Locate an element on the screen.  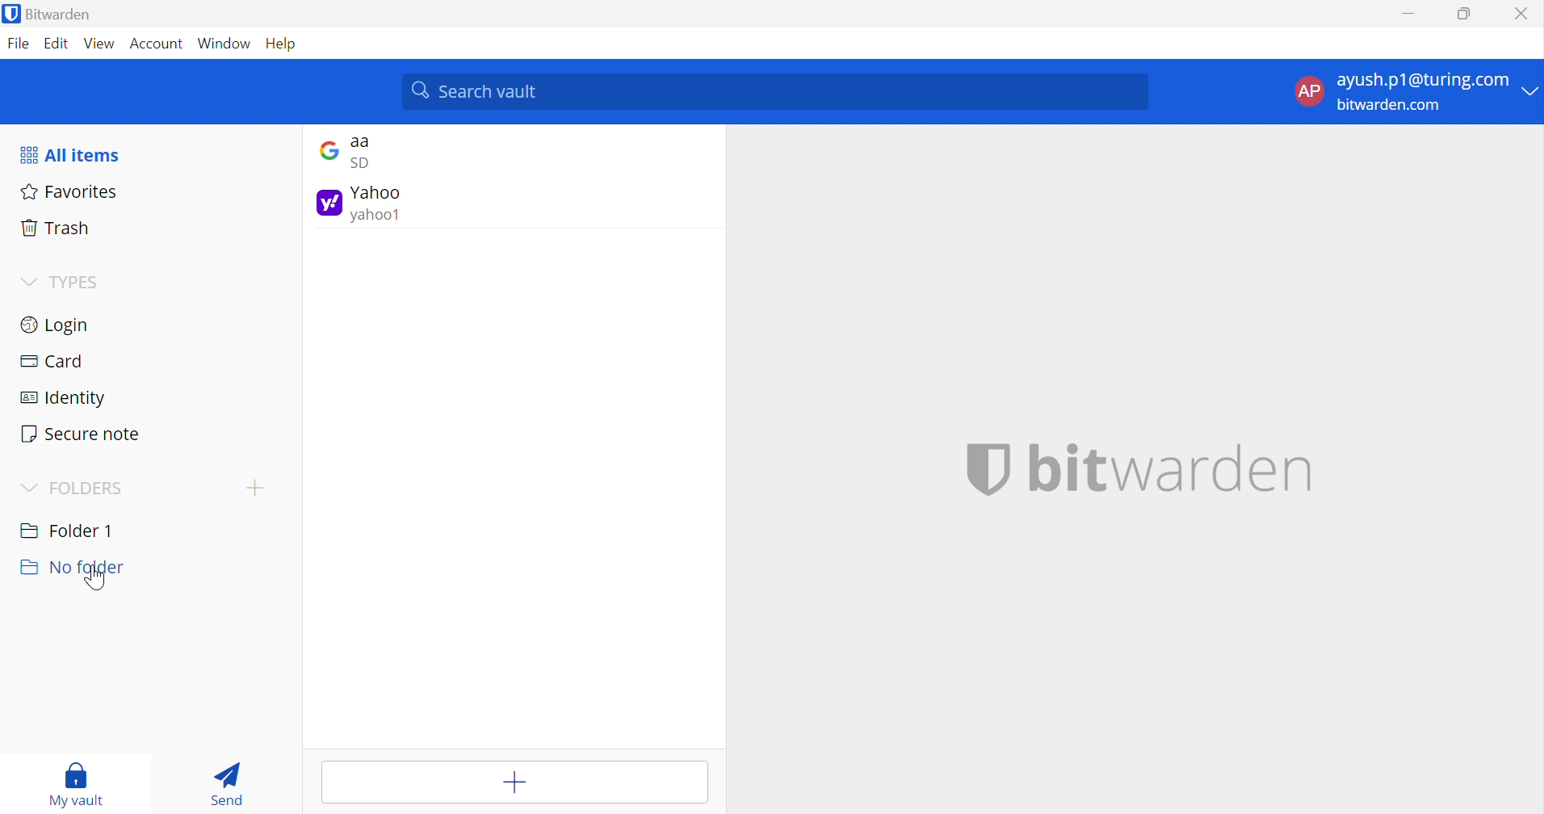
Restore Down is located at coordinates (1462, 14).